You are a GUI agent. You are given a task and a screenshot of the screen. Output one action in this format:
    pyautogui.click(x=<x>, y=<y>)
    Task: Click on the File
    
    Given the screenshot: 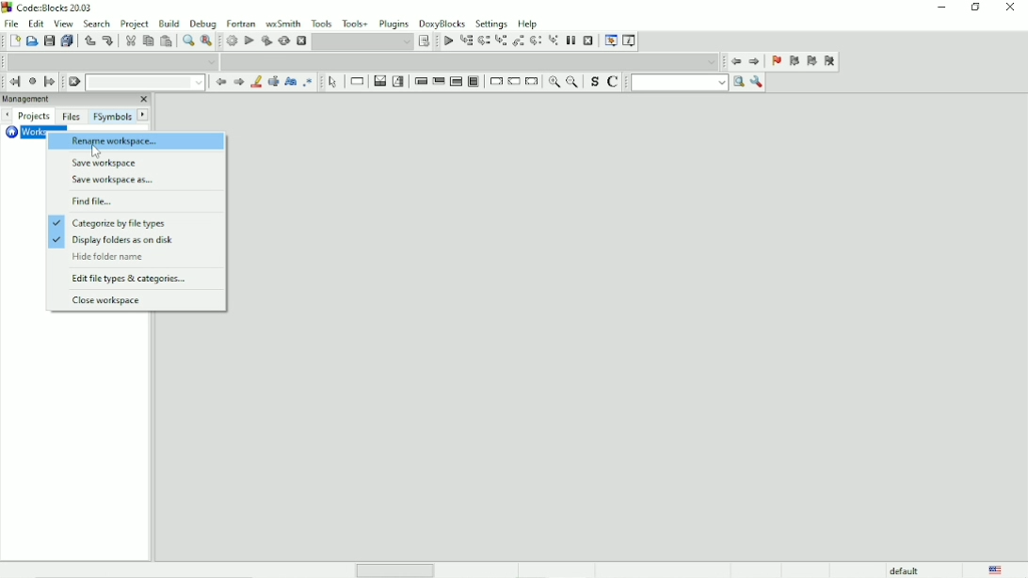 What is the action you would take?
    pyautogui.click(x=11, y=23)
    